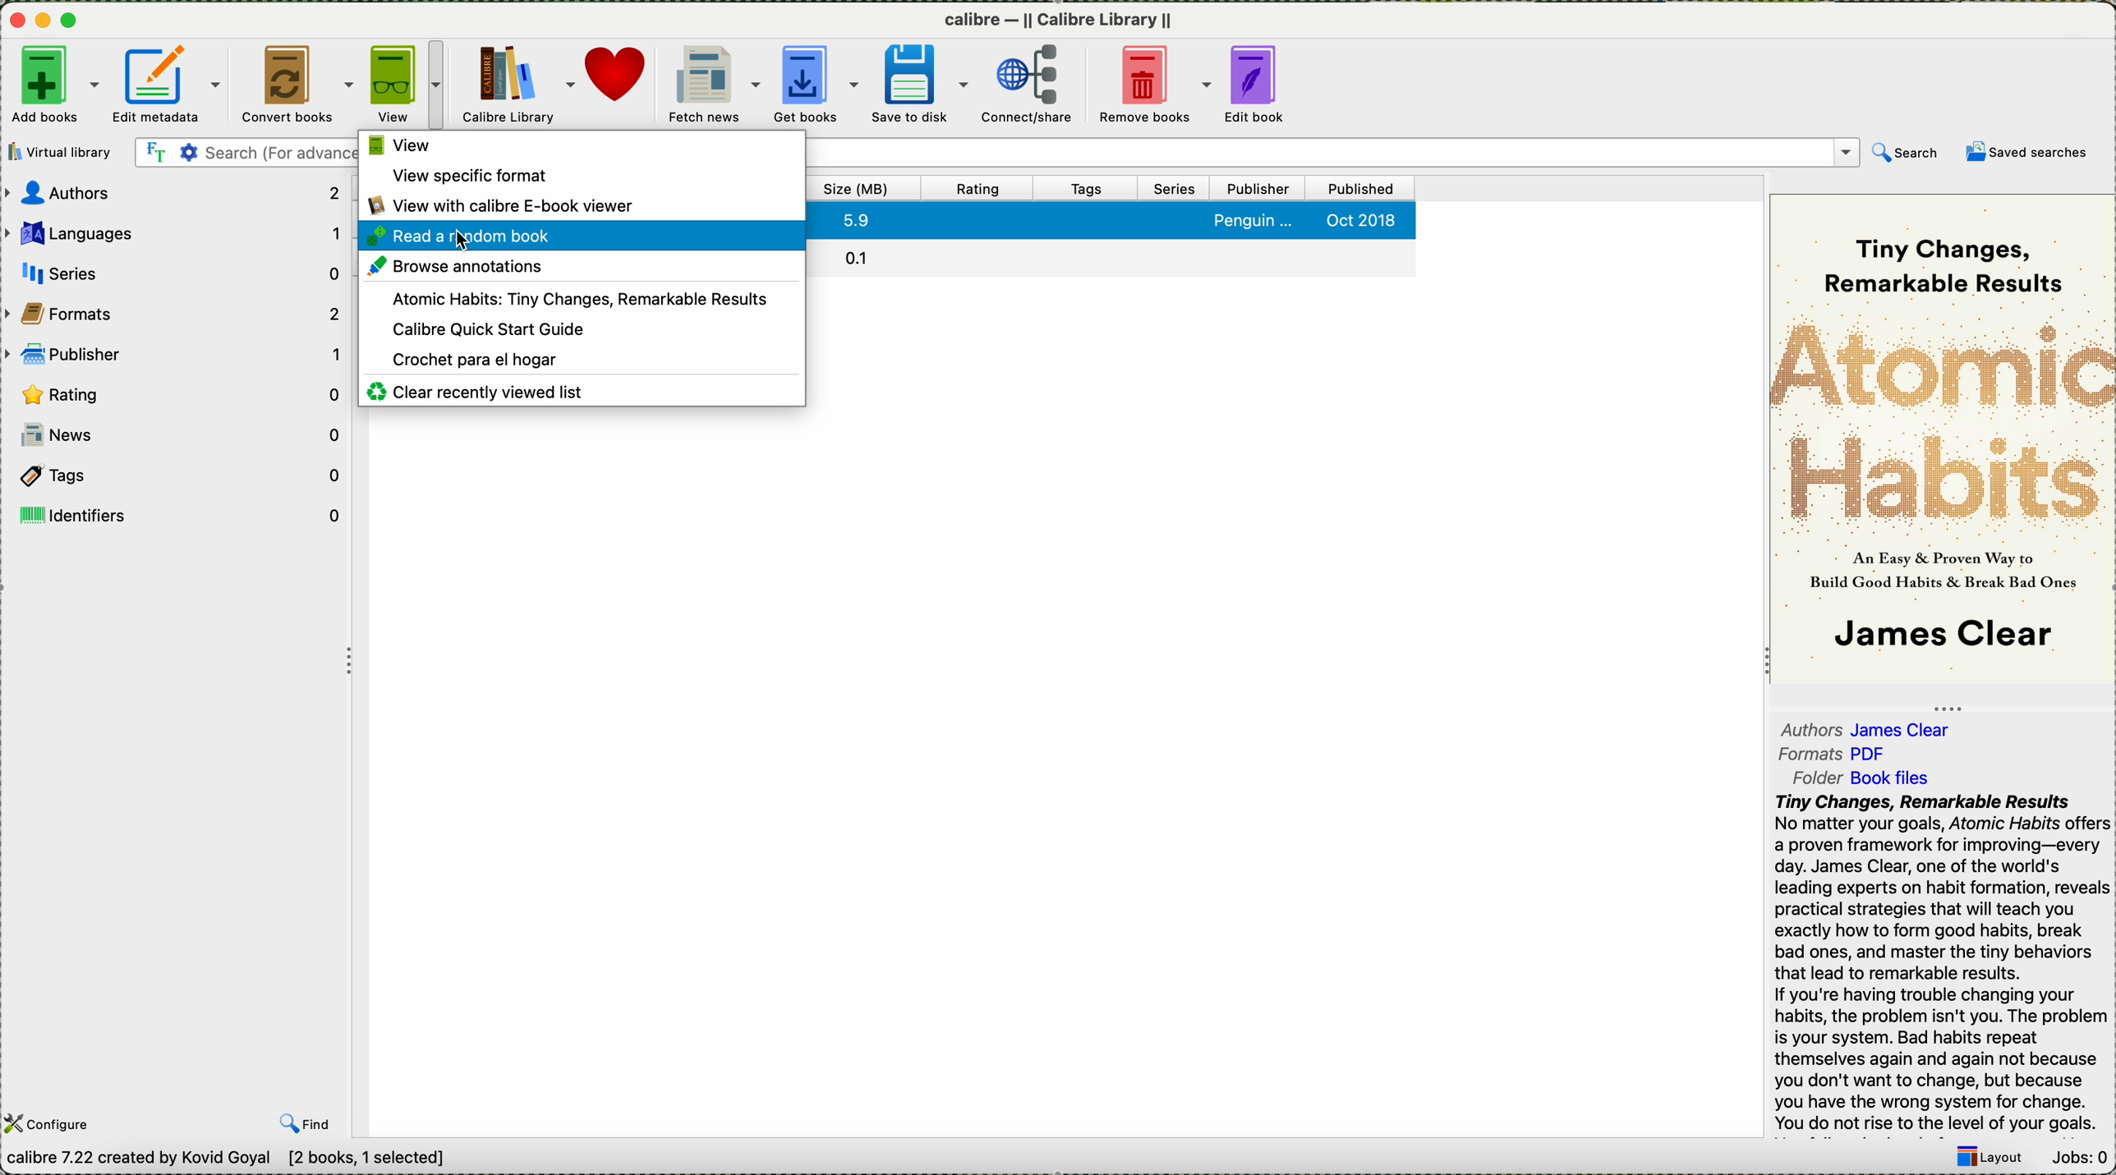 Image resolution: width=2116 pixels, height=1175 pixels. What do you see at coordinates (1112, 224) in the screenshot?
I see `` at bounding box center [1112, 224].